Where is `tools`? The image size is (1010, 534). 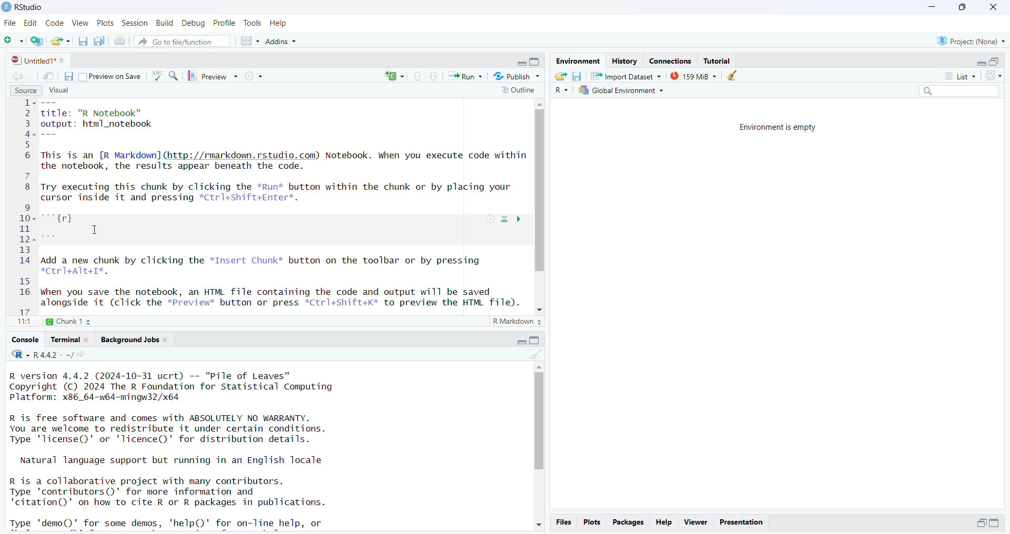 tools is located at coordinates (253, 23).